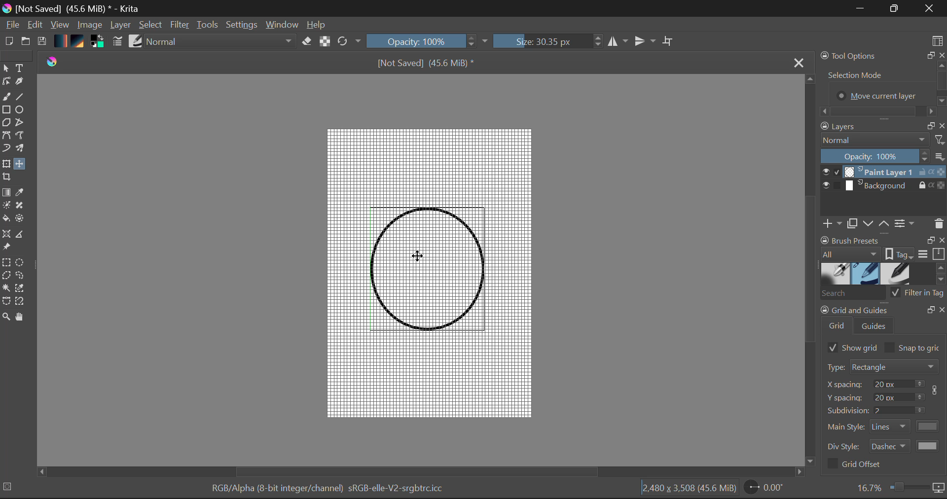  I want to click on Brush Settings, so click(117, 42).